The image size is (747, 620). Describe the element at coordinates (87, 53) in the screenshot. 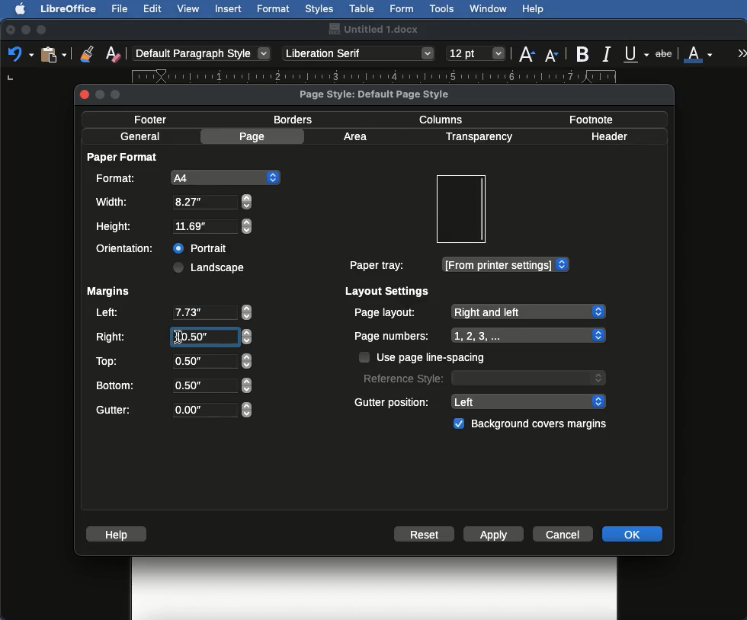

I see `Clone formatting` at that location.